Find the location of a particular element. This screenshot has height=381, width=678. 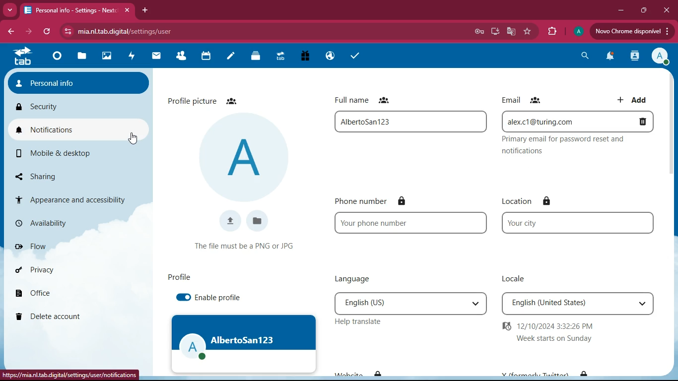

tab is located at coordinates (23, 57).